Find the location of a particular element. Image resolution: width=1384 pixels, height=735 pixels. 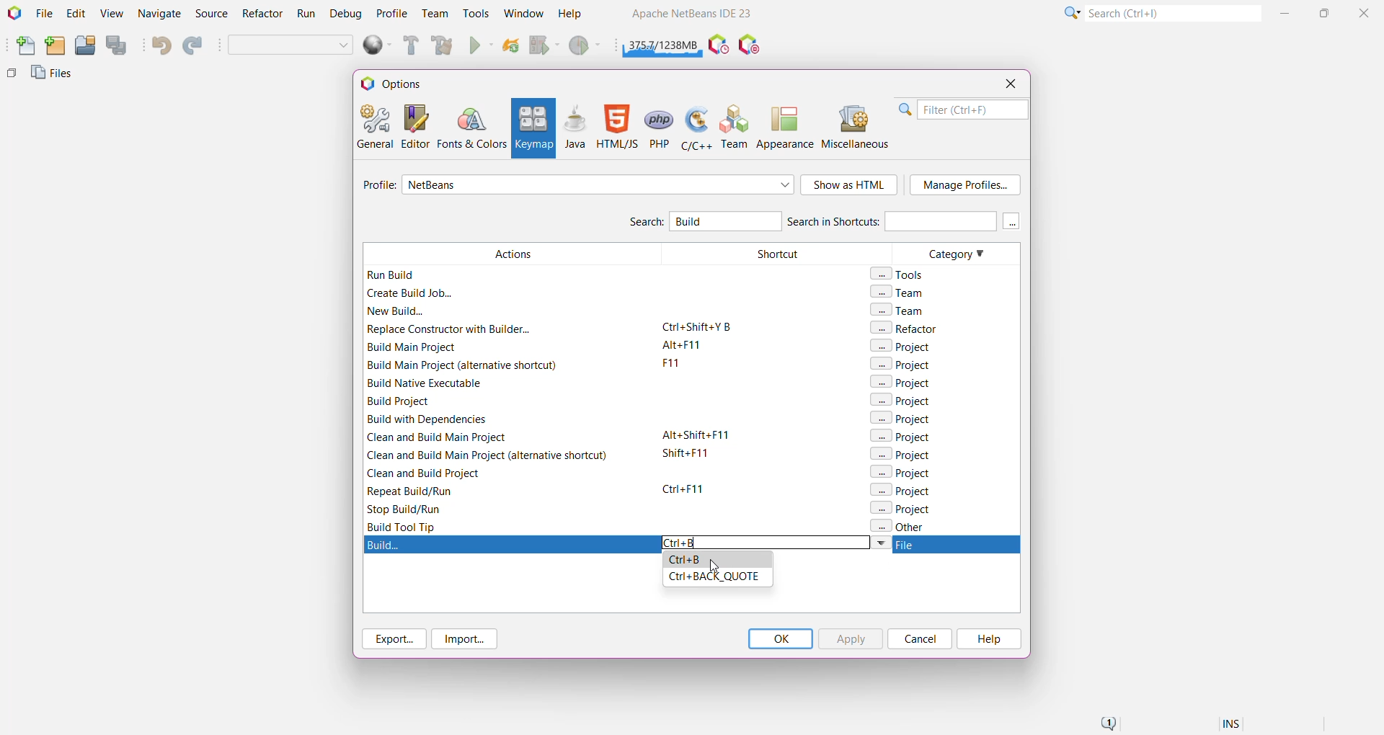

Type 'Build' to search for Build Action is located at coordinates (722, 223).